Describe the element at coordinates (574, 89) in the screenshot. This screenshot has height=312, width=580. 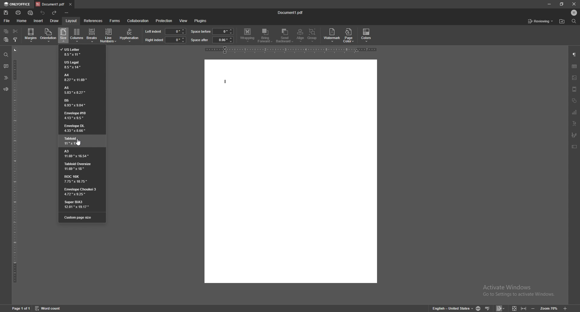
I see `header and footer` at that location.